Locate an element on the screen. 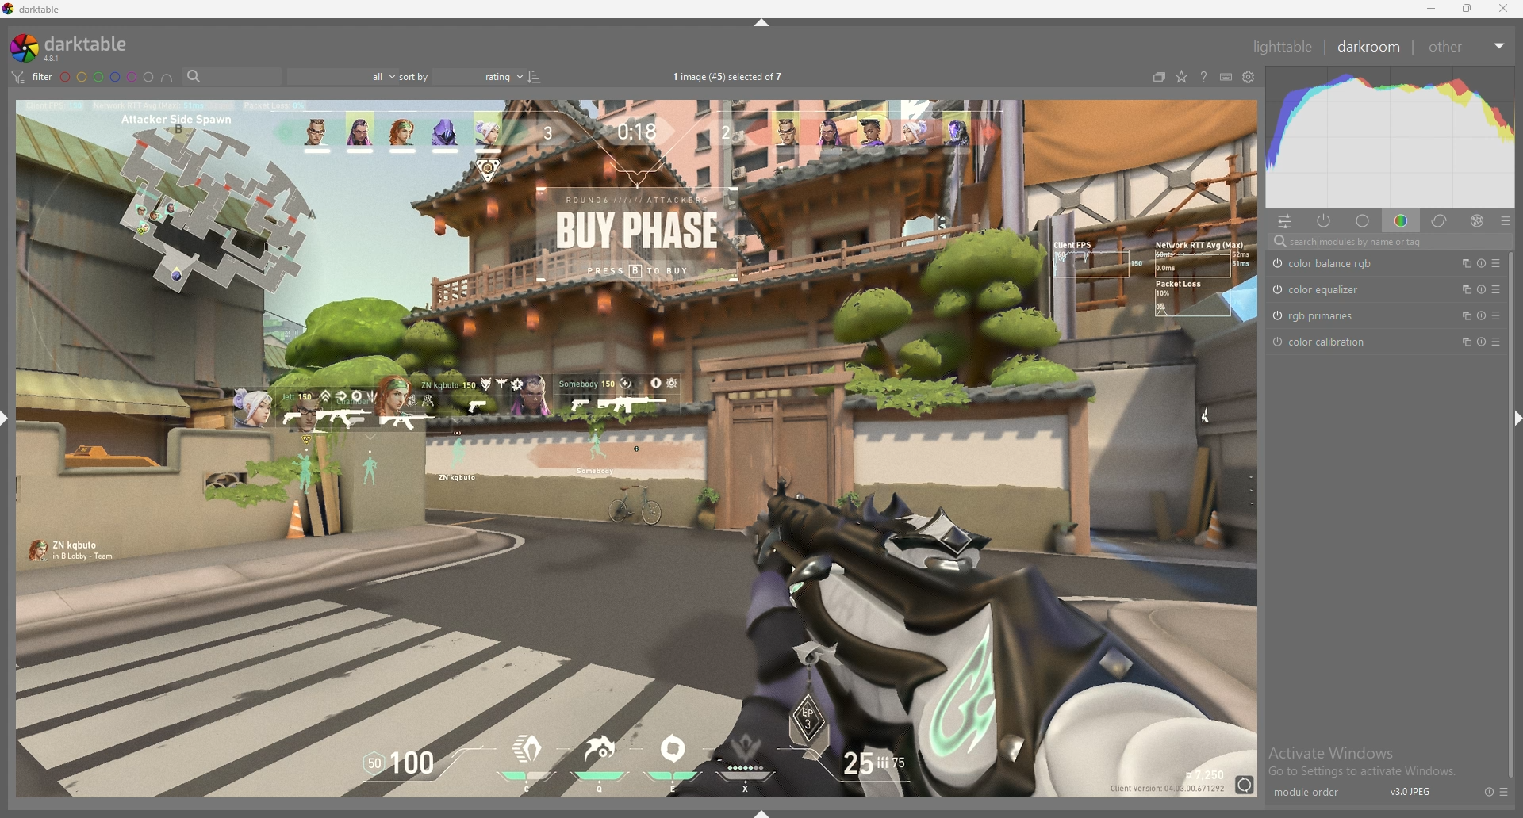  close is located at coordinates (1503, 10).